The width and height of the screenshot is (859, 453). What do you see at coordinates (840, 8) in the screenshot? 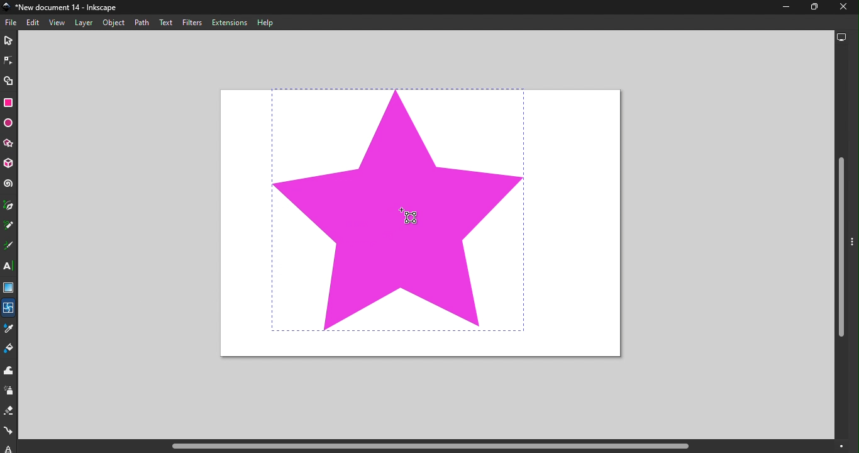
I see `close` at bounding box center [840, 8].